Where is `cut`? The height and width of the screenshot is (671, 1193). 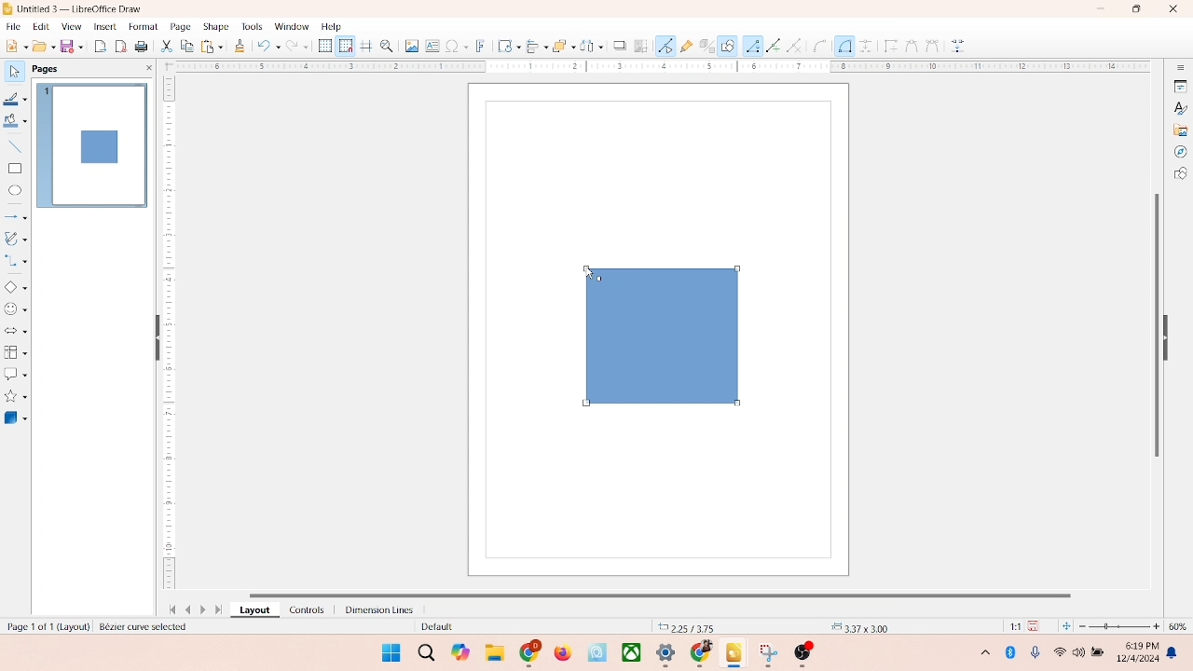 cut is located at coordinates (167, 48).